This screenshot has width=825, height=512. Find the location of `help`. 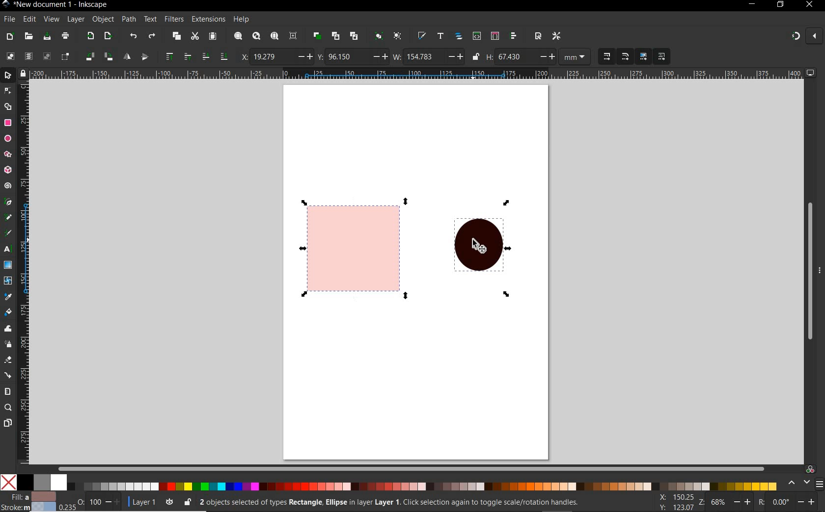

help is located at coordinates (242, 20).